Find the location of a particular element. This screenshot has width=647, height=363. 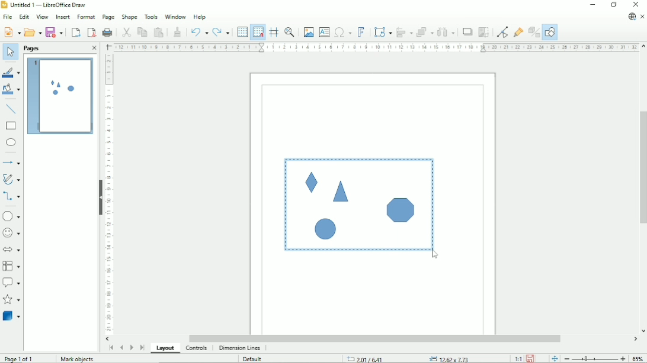

Tools is located at coordinates (151, 16).